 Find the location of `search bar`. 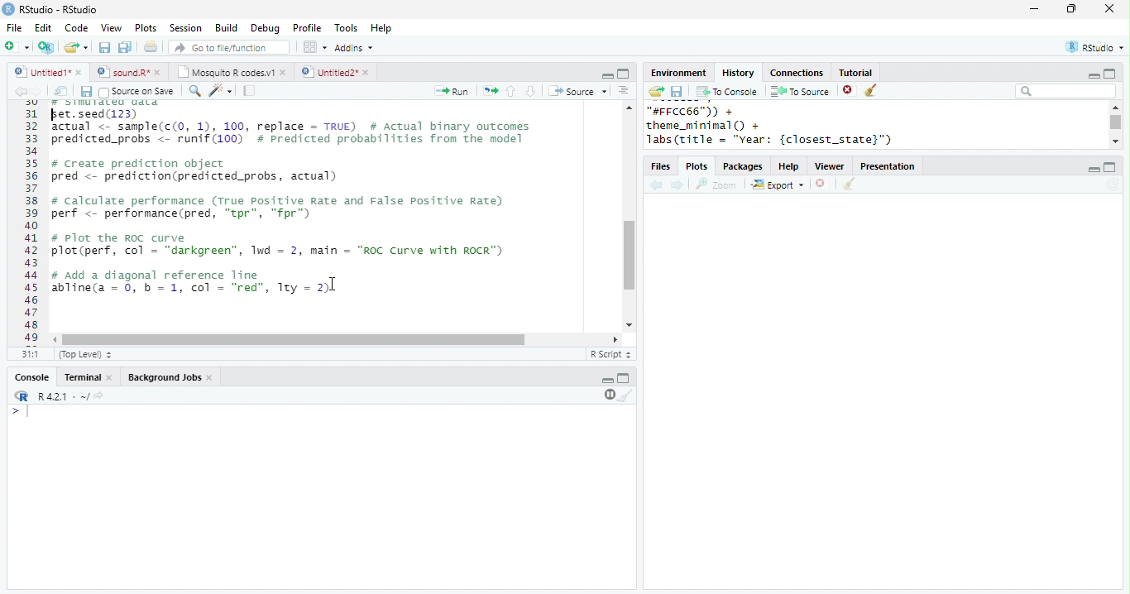

search bar is located at coordinates (1065, 90).